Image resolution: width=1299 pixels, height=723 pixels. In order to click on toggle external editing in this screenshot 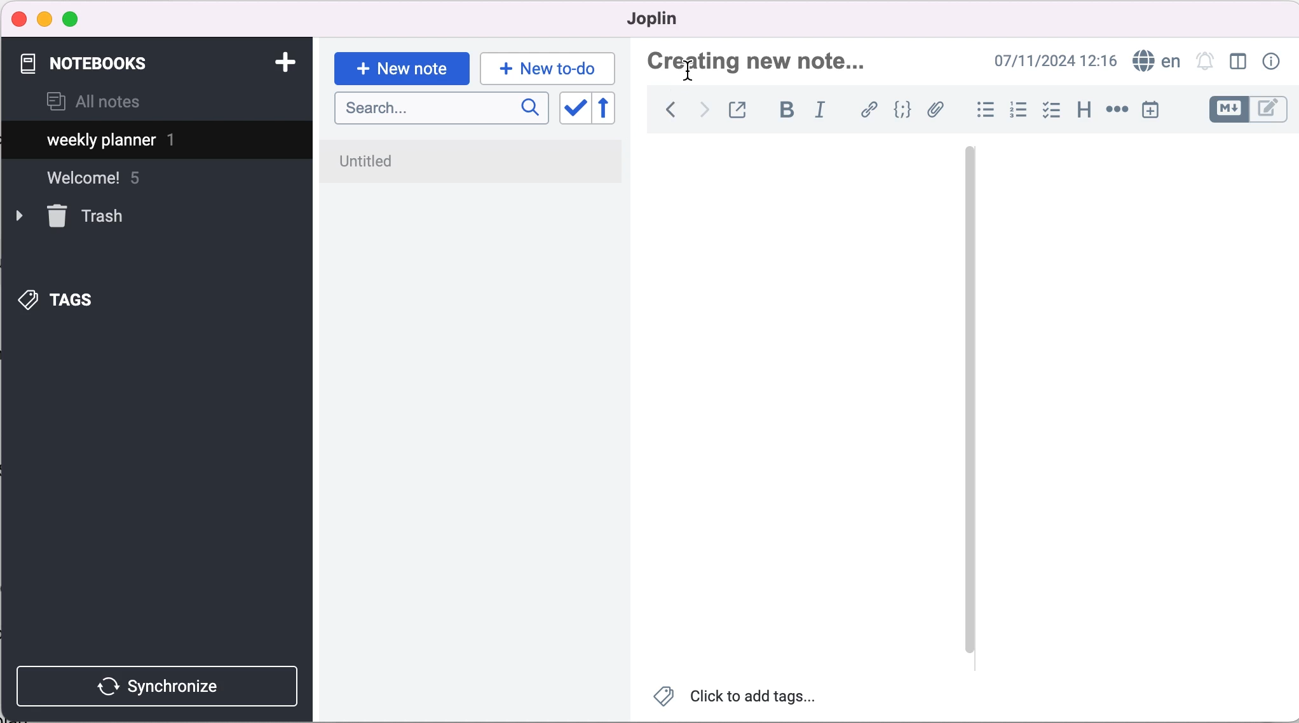, I will do `click(739, 111)`.